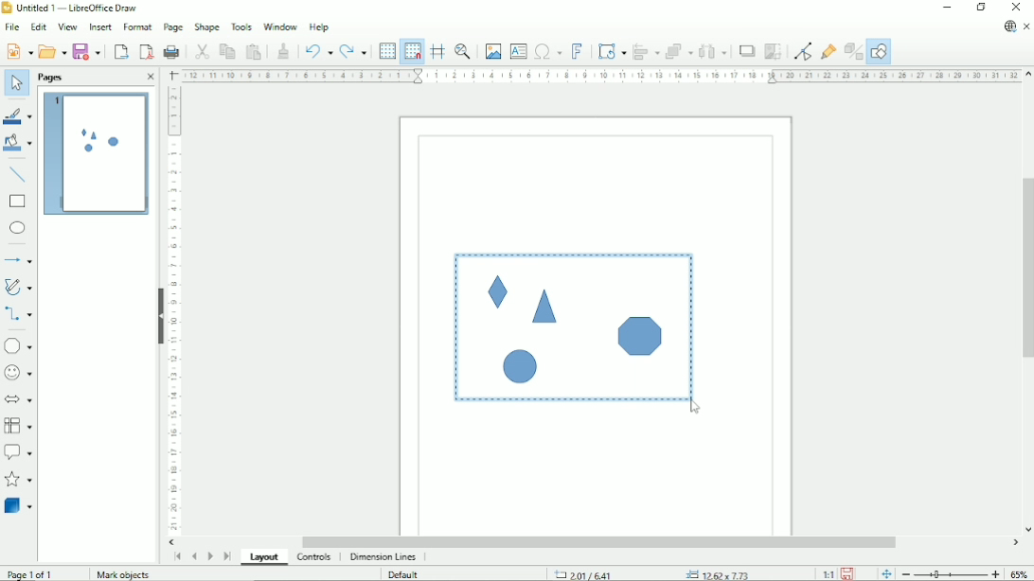  Describe the element at coordinates (600, 75) in the screenshot. I see `Horizontal scale` at that location.